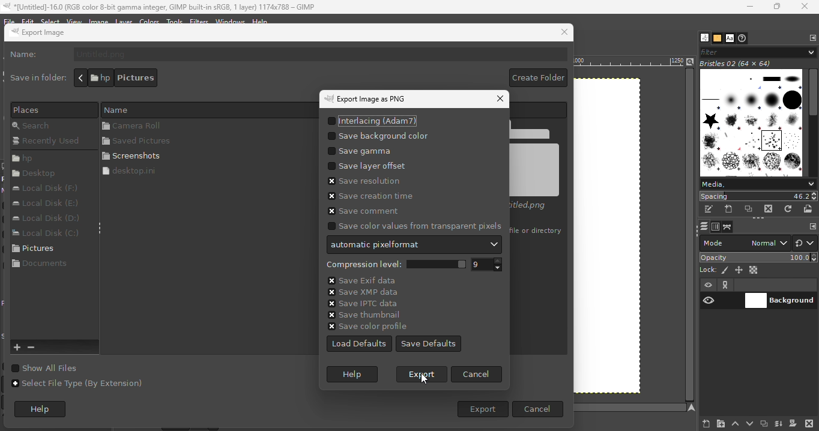 The image size is (819, 431). What do you see at coordinates (422, 379) in the screenshot?
I see `cursor` at bounding box center [422, 379].